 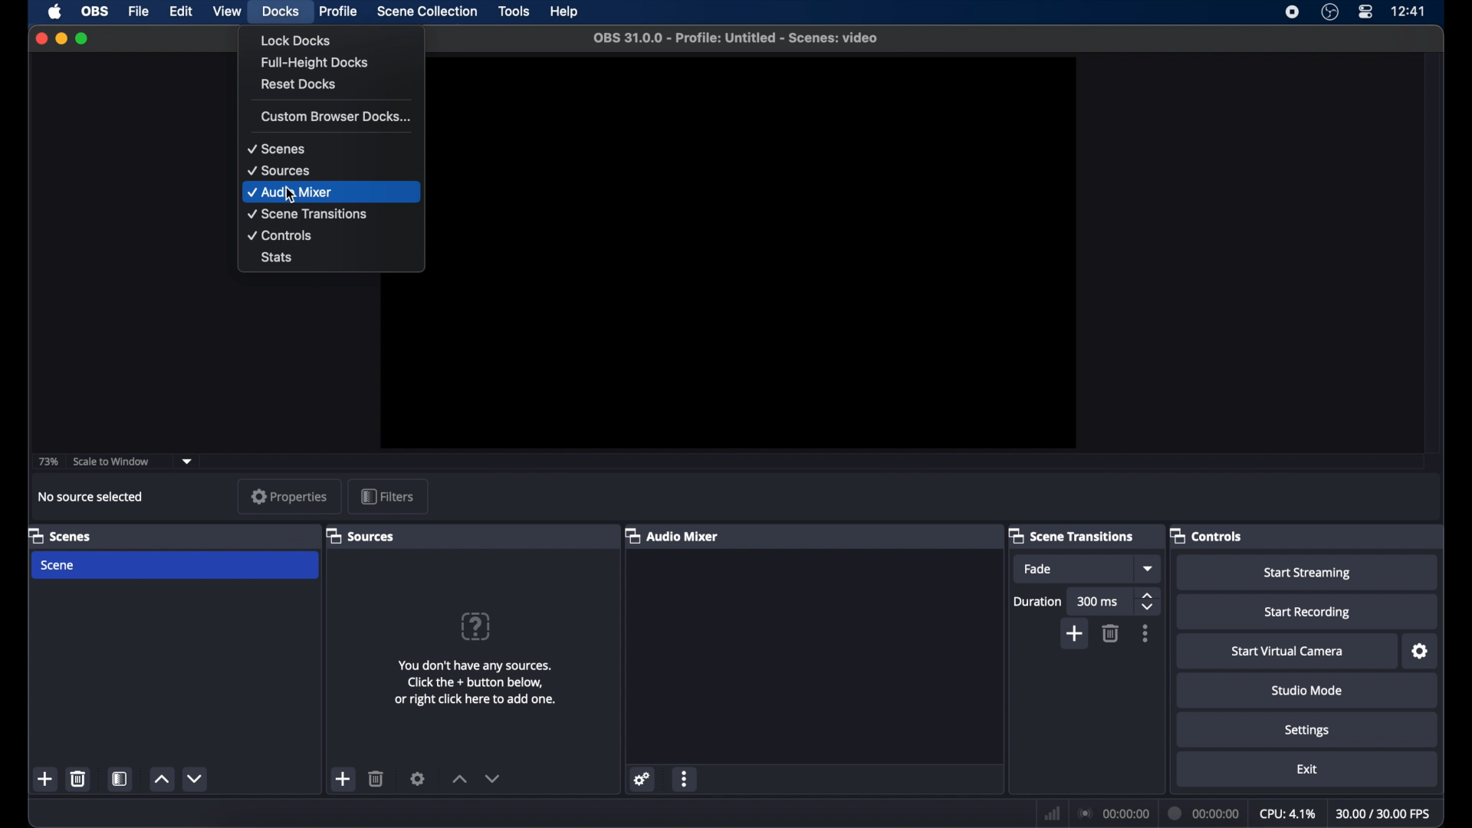 What do you see at coordinates (54, 11) in the screenshot?
I see `apple icon` at bounding box center [54, 11].